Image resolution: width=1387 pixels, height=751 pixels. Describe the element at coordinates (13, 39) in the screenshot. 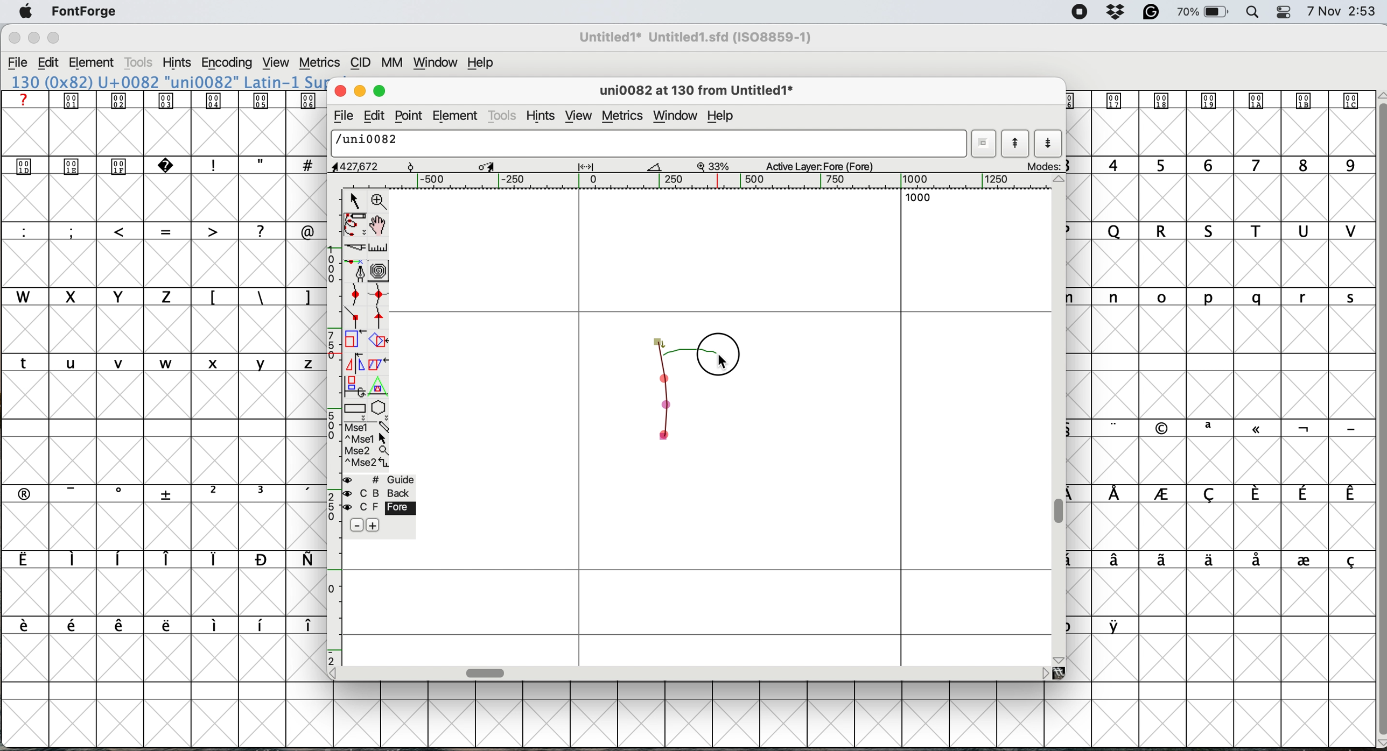

I see `close` at that location.